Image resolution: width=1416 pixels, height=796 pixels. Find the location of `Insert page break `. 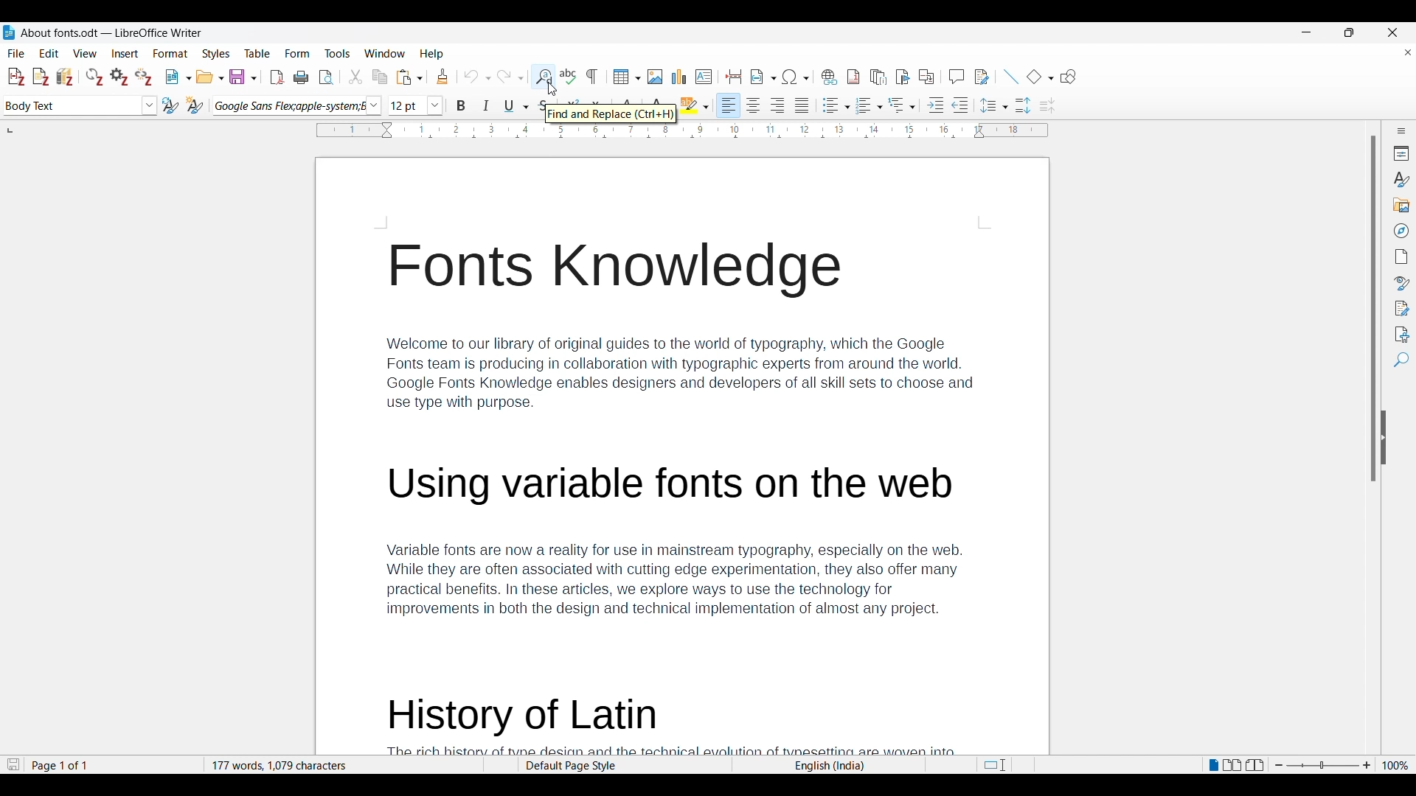

Insert page break  is located at coordinates (734, 77).